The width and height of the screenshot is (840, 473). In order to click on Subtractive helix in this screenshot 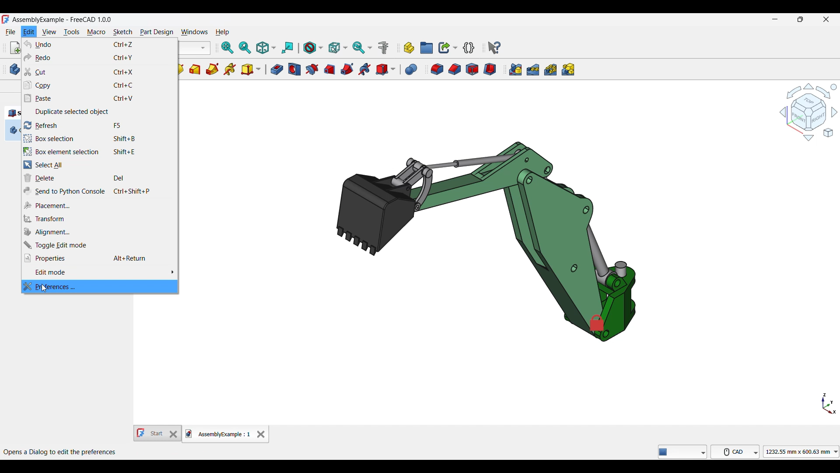, I will do `click(364, 69)`.